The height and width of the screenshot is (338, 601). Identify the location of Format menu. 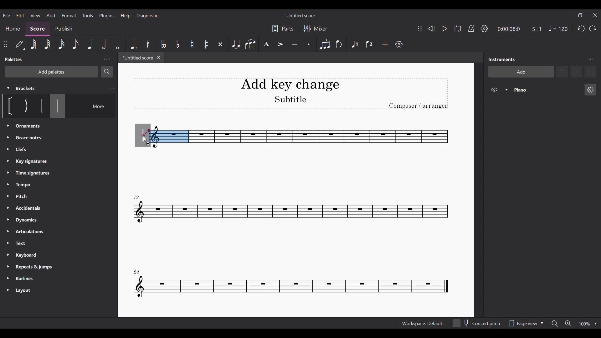
(69, 15).